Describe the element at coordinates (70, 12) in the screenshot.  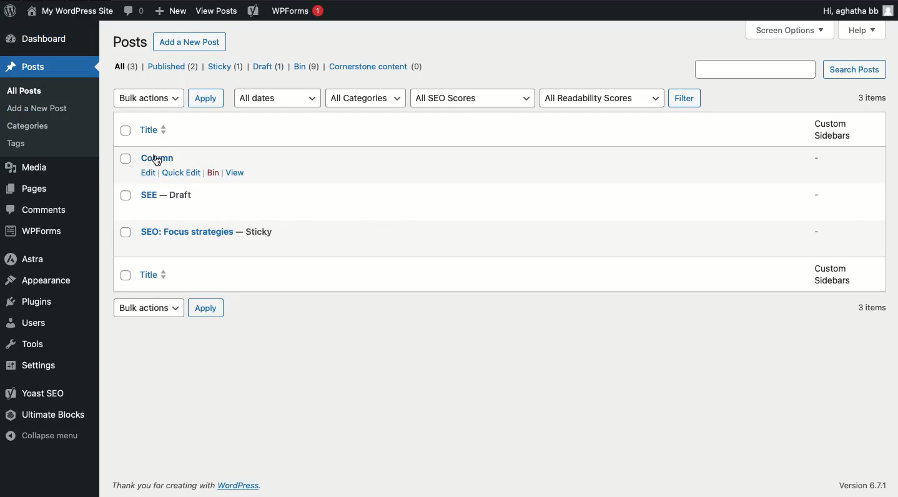
I see `Name` at that location.